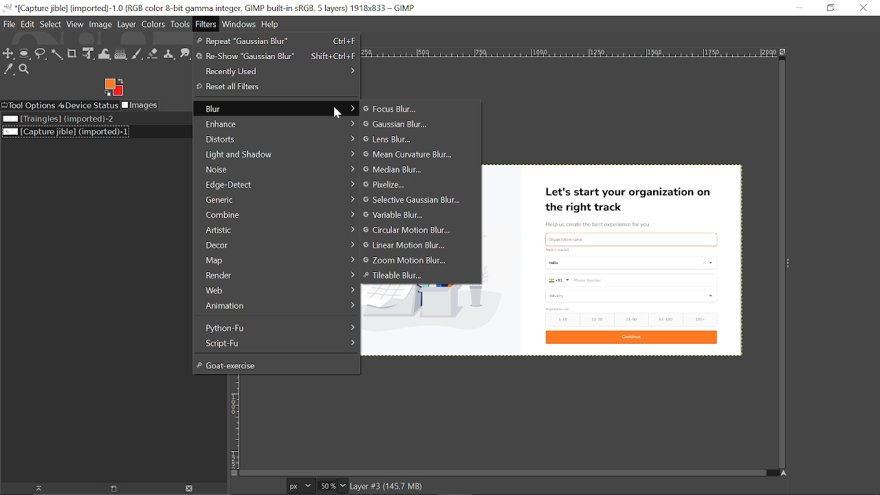 This screenshot has width=880, height=495. I want to click on Decor, so click(276, 244).